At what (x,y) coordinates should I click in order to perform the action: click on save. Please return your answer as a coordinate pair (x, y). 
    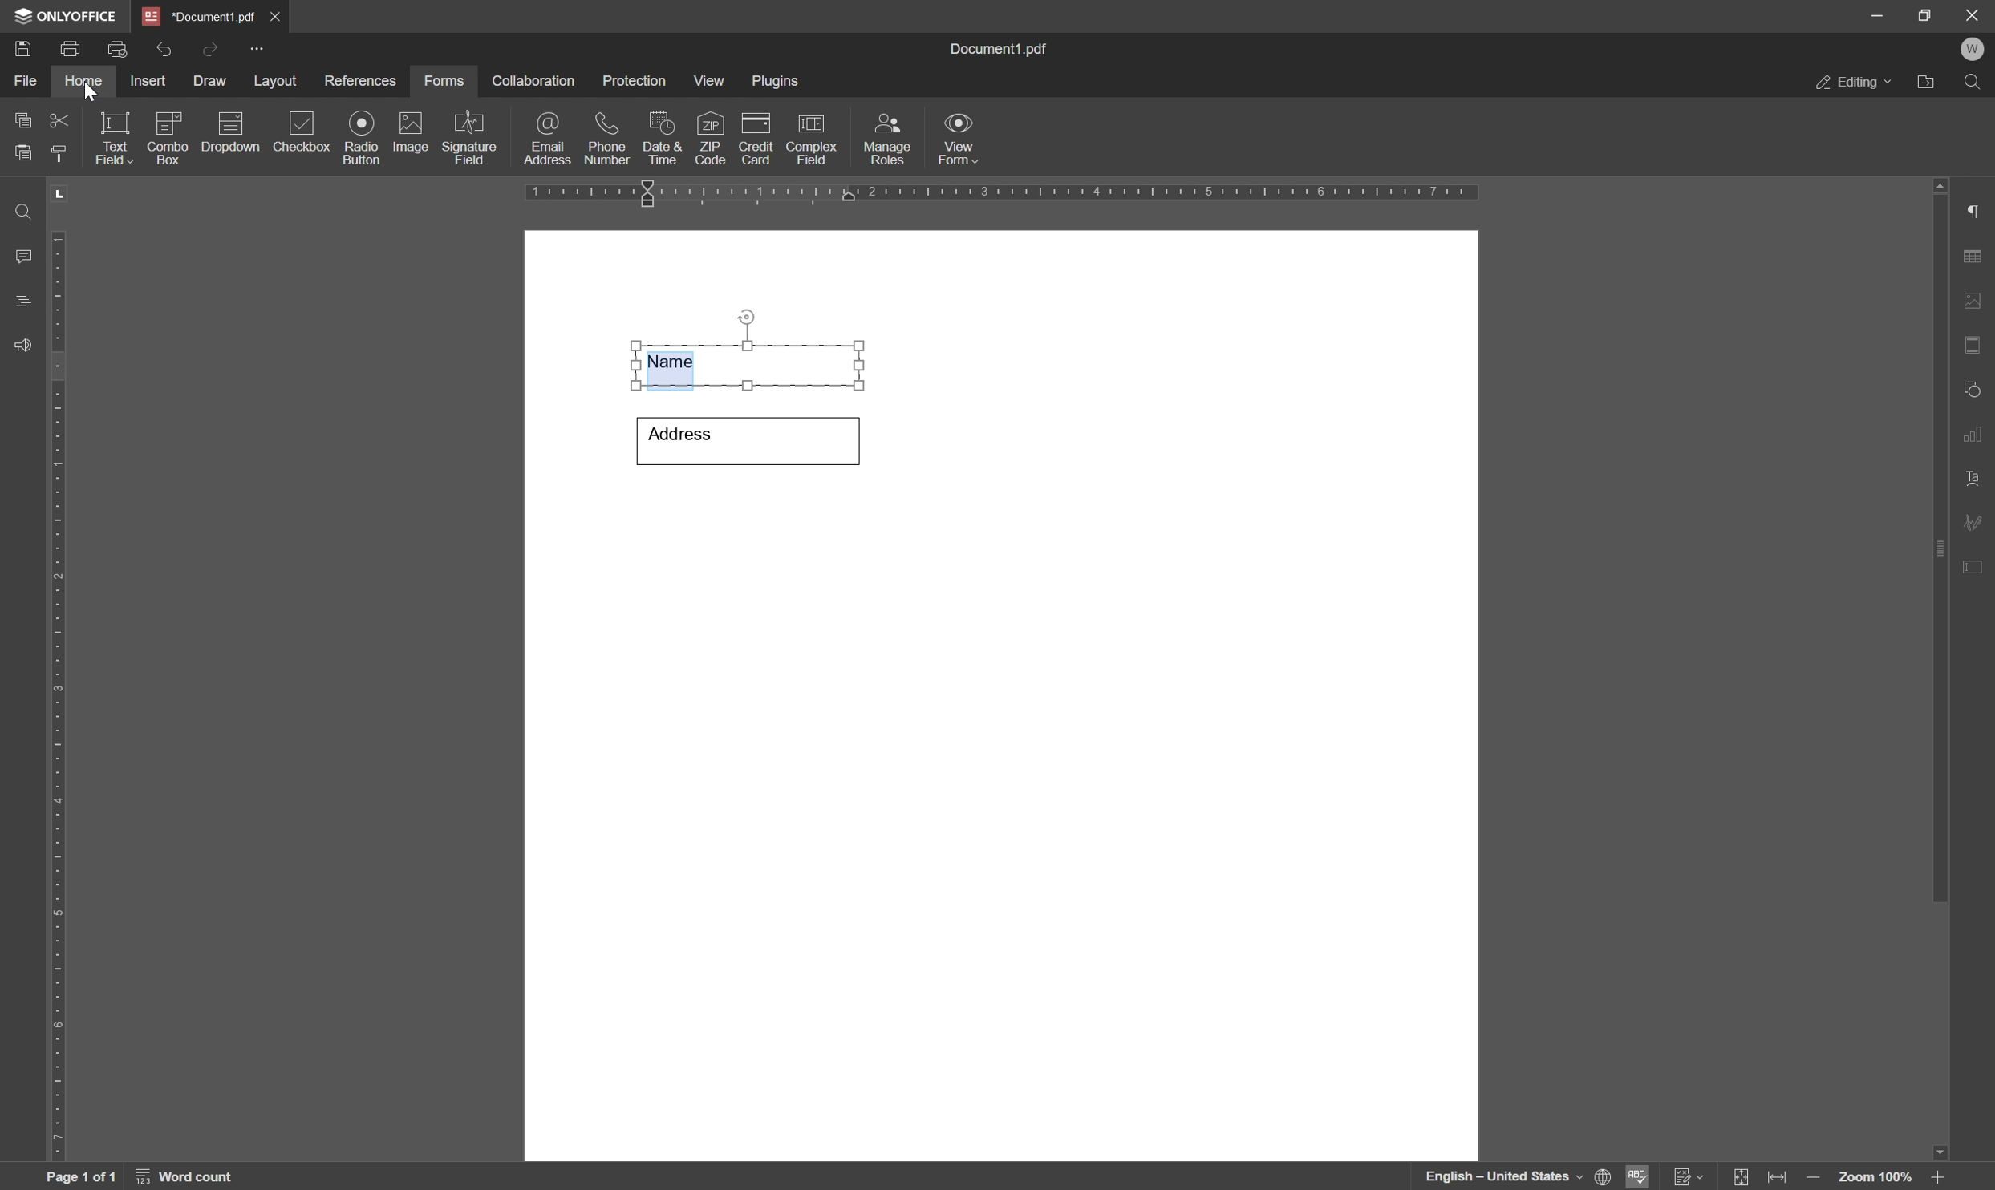
    Looking at the image, I should click on (22, 47).